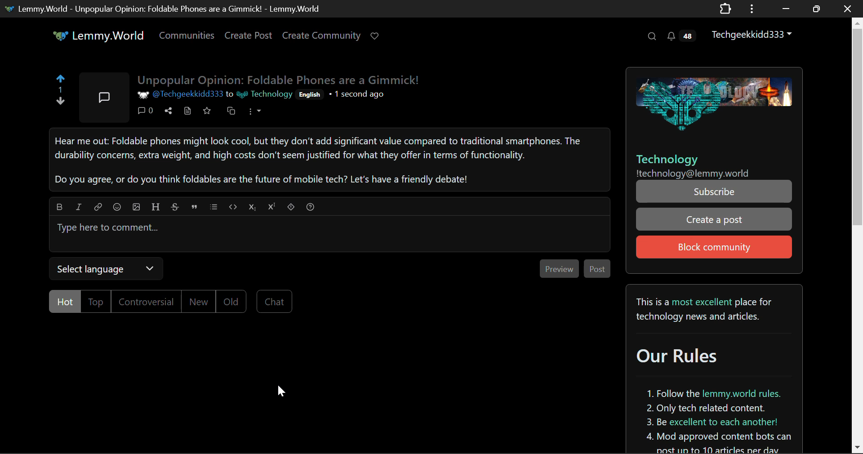  What do you see at coordinates (311, 95) in the screenshot?
I see `Post Language` at bounding box center [311, 95].